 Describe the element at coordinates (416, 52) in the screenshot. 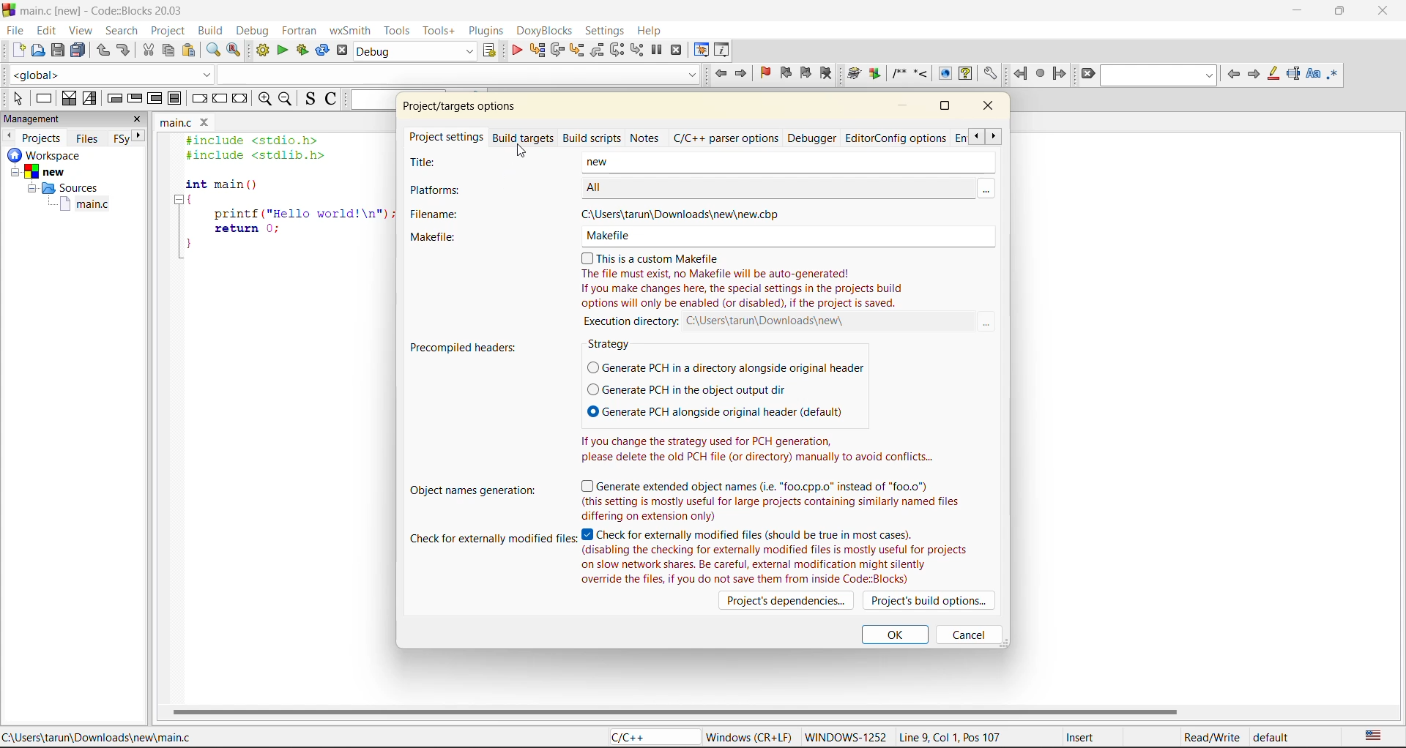

I see `build target` at that location.